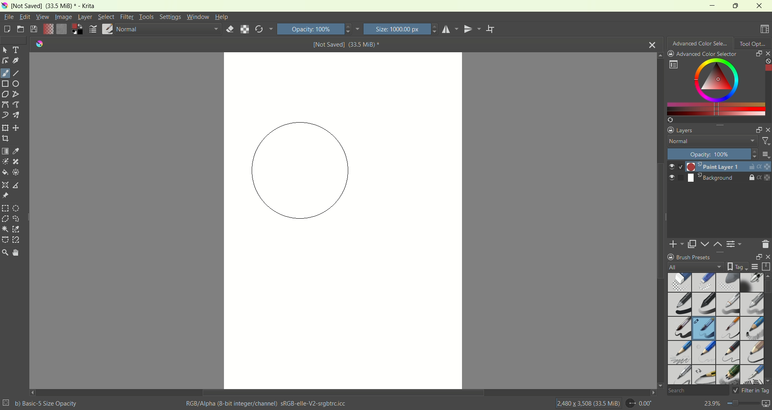 This screenshot has width=772, height=410. I want to click on polygon, so click(5, 94).